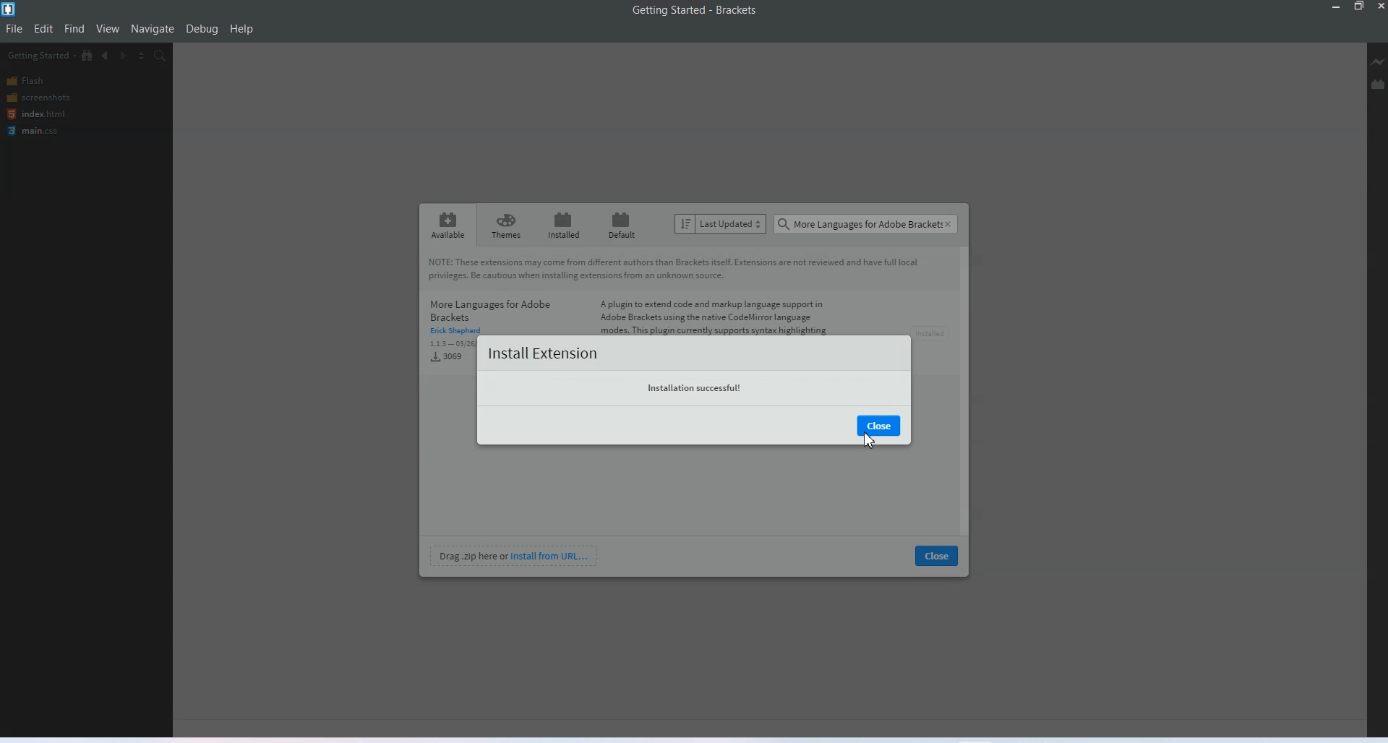 This screenshot has width=1388, height=743. I want to click on Close, so click(936, 554).